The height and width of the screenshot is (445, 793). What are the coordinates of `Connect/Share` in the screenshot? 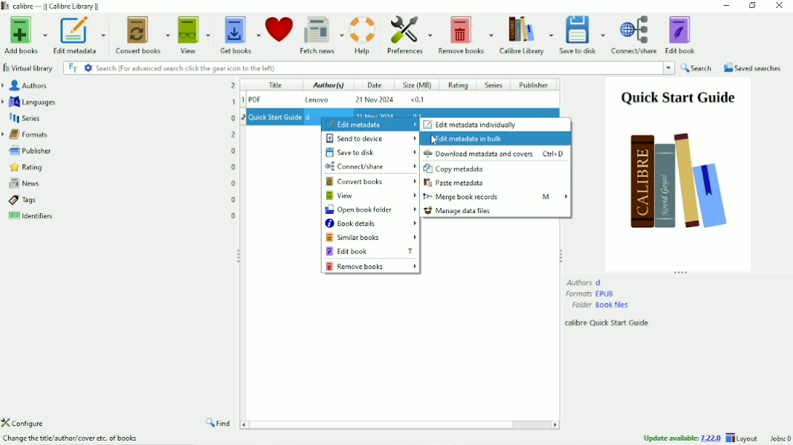 It's located at (370, 166).